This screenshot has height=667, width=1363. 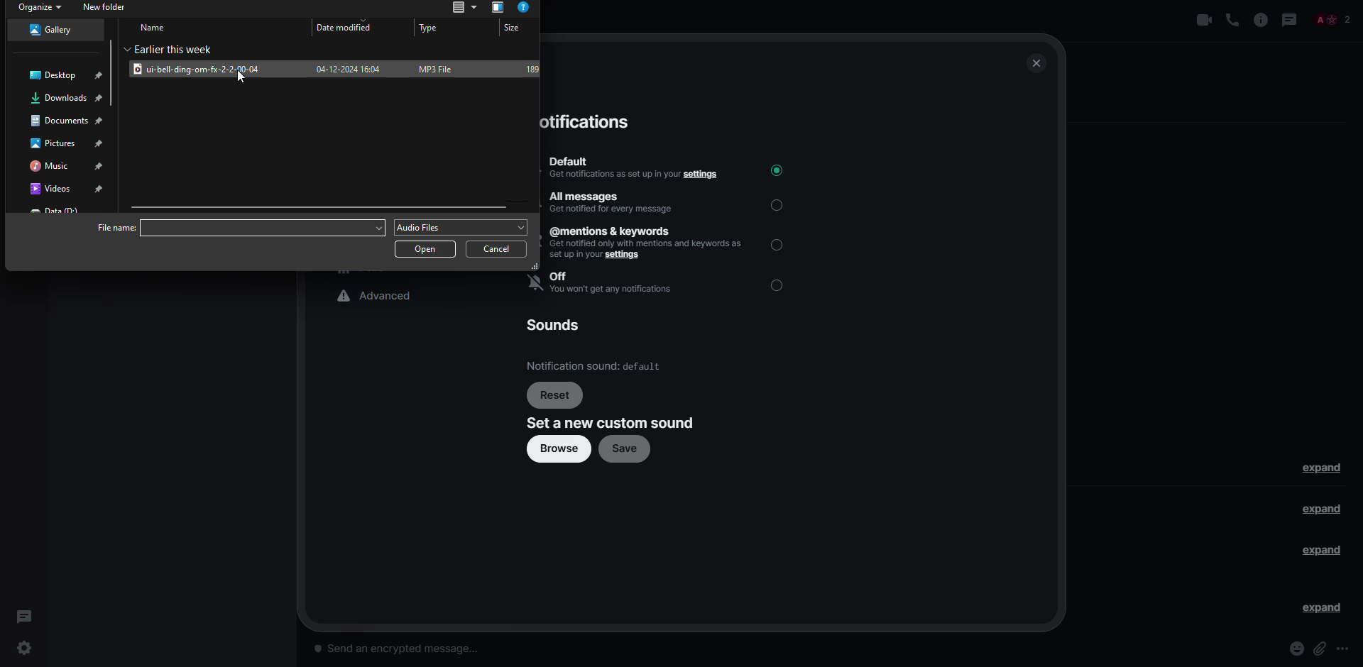 I want to click on Videos, so click(x=67, y=187).